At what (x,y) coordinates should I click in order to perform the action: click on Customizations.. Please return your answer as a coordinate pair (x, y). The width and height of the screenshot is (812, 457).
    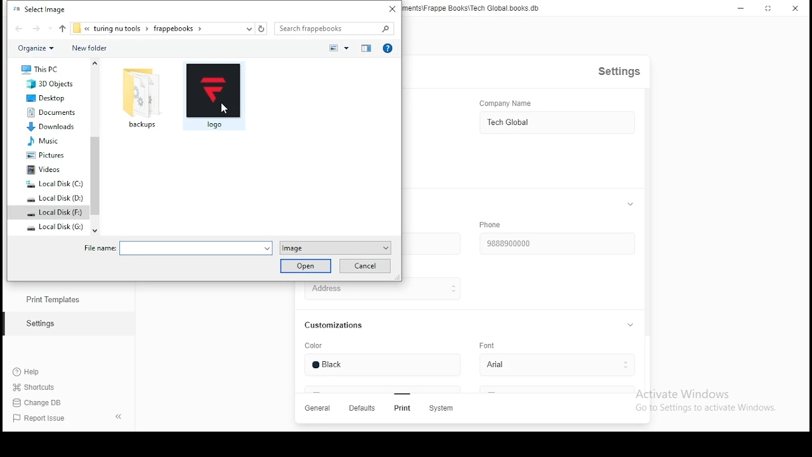
    Looking at the image, I should click on (340, 327).